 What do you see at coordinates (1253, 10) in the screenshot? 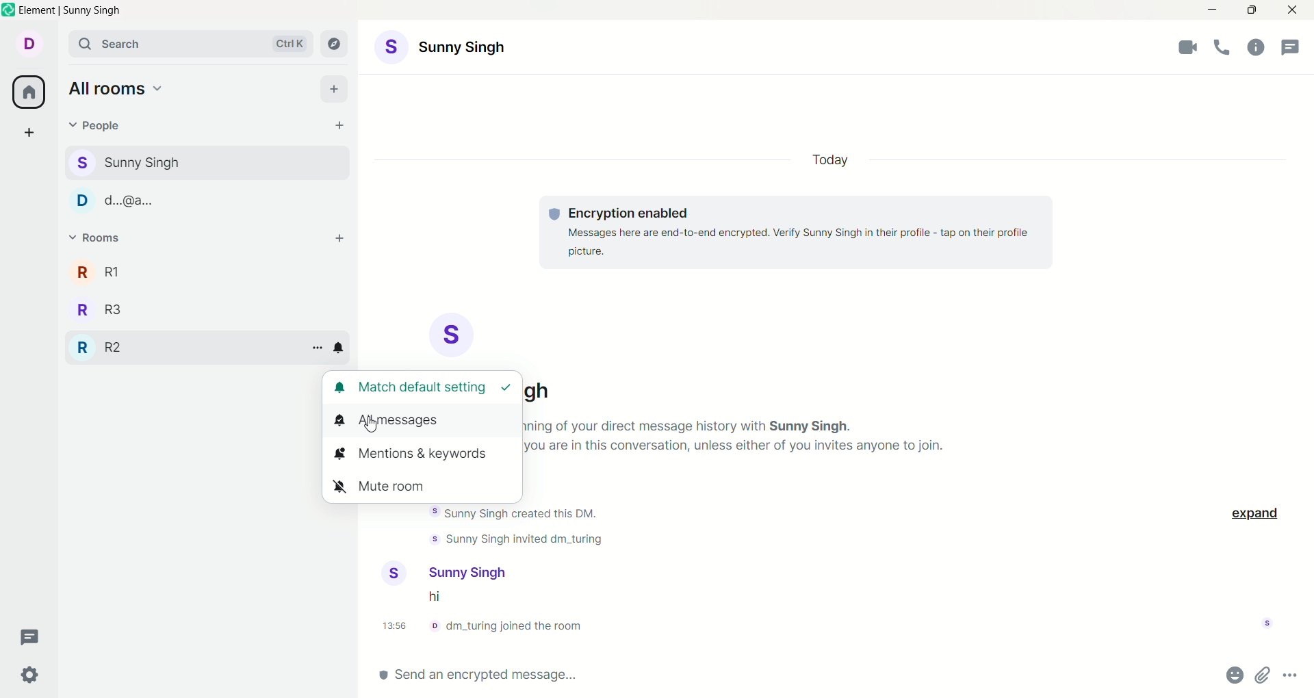
I see `maximize` at bounding box center [1253, 10].